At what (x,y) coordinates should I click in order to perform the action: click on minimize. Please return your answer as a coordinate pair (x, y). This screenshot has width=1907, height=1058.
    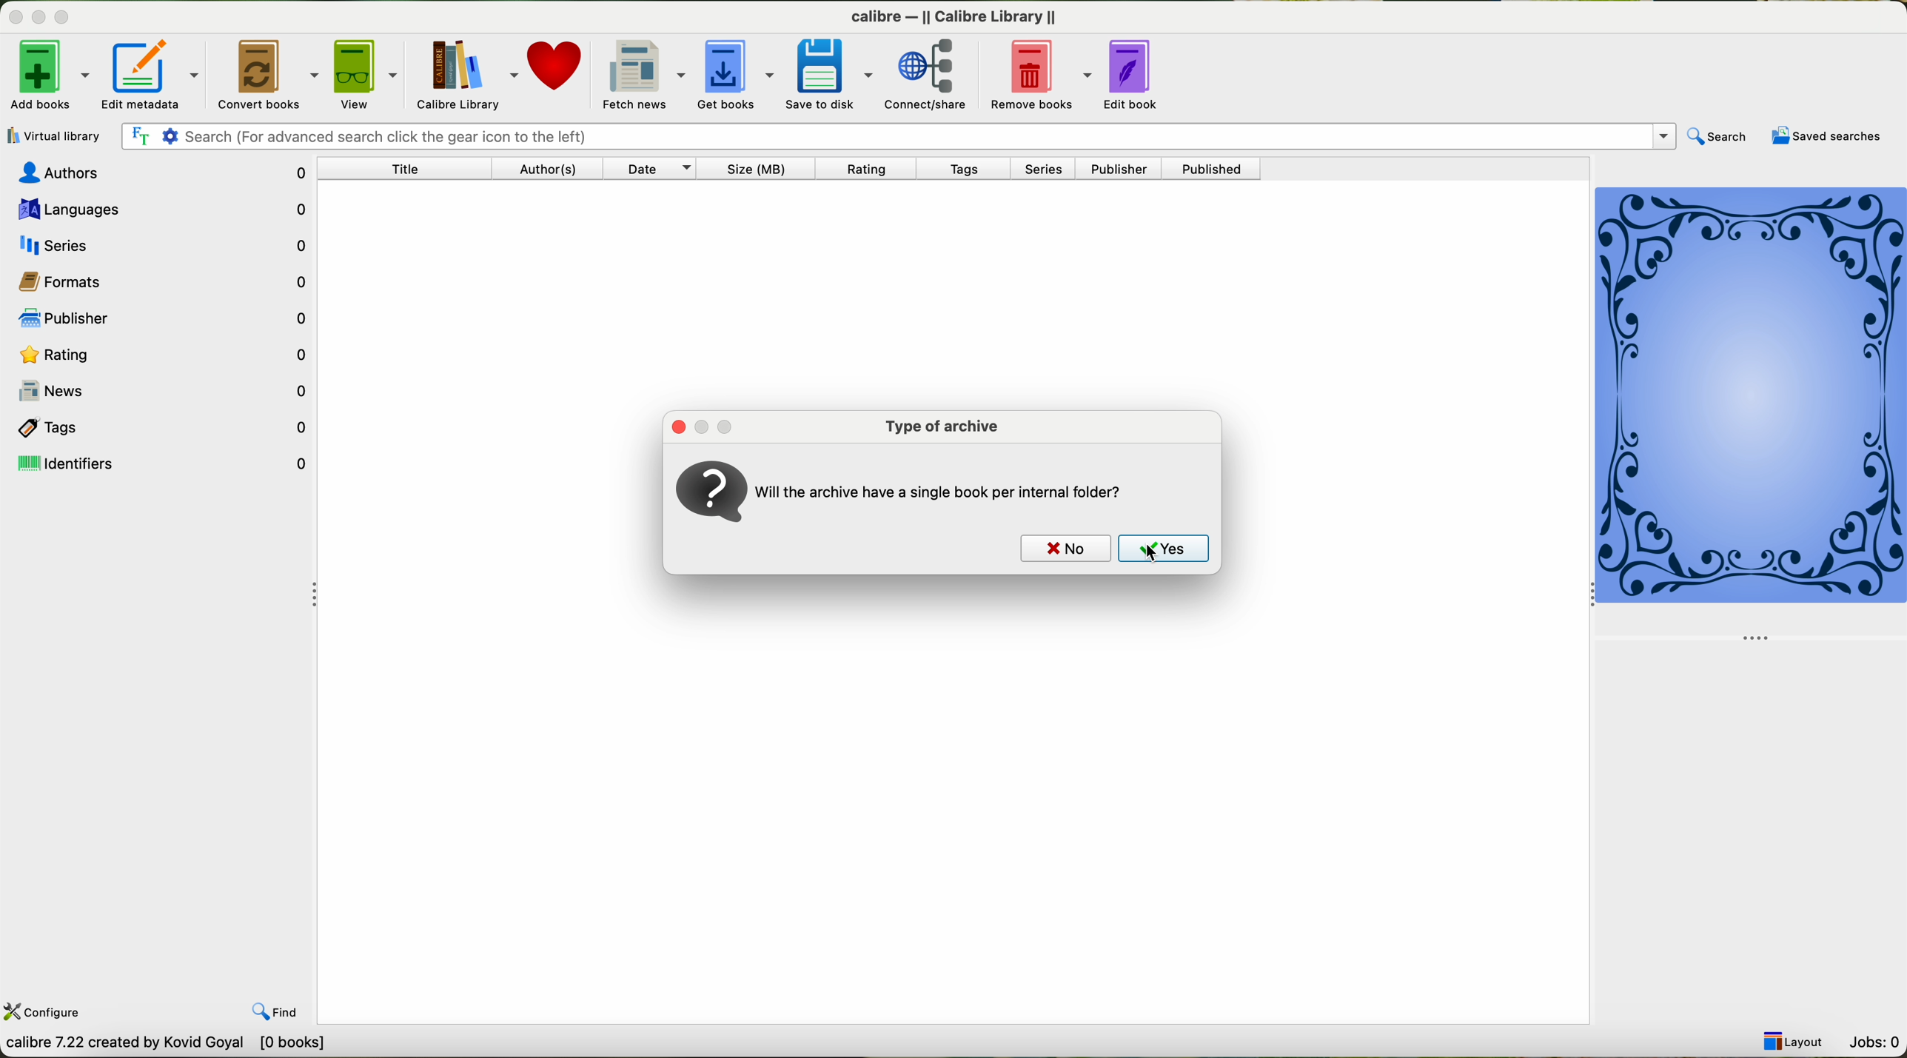
    Looking at the image, I should click on (701, 425).